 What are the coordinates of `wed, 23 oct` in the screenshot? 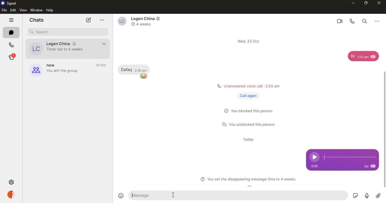 It's located at (250, 41).